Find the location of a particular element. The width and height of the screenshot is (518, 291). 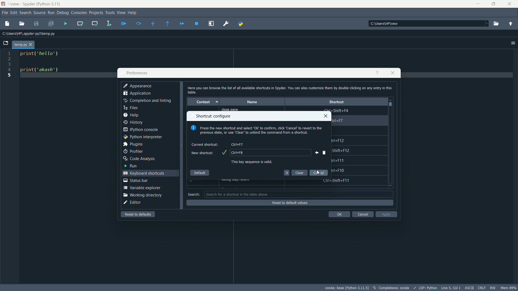

text is located at coordinates (257, 130).